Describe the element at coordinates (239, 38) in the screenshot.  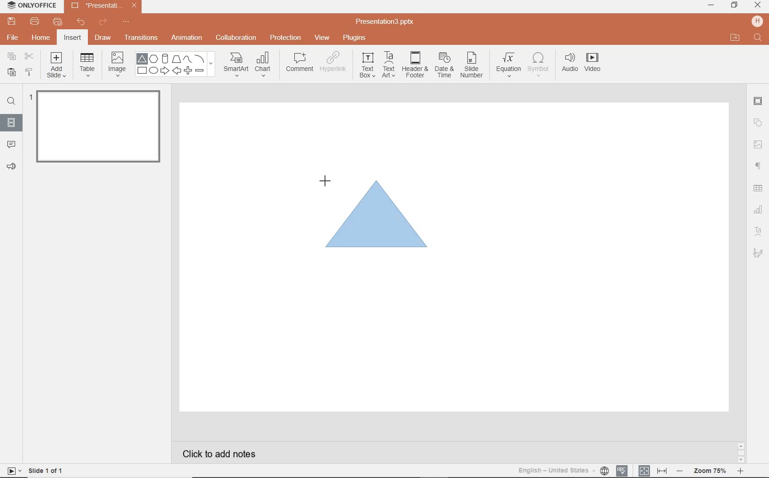
I see `COLLABORATION` at that location.